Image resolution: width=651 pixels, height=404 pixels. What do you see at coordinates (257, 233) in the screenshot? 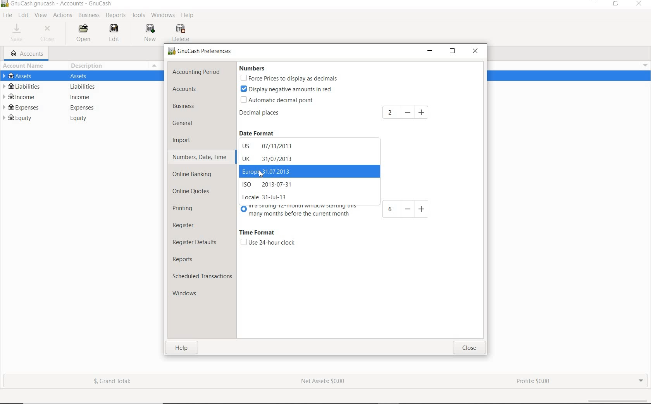
I see `Time format` at bounding box center [257, 233].